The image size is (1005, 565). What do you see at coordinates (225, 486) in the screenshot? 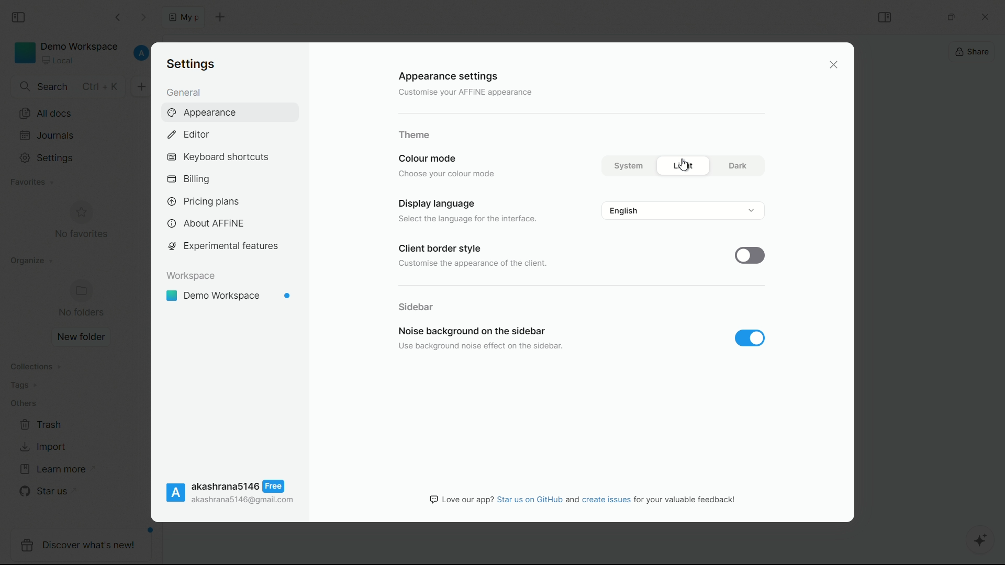
I see `akashrana5146 ` at bounding box center [225, 486].